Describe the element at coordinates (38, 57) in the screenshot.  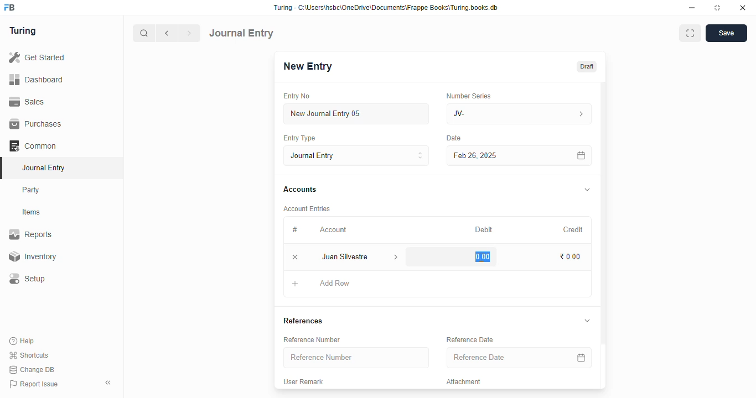
I see `get started` at that location.